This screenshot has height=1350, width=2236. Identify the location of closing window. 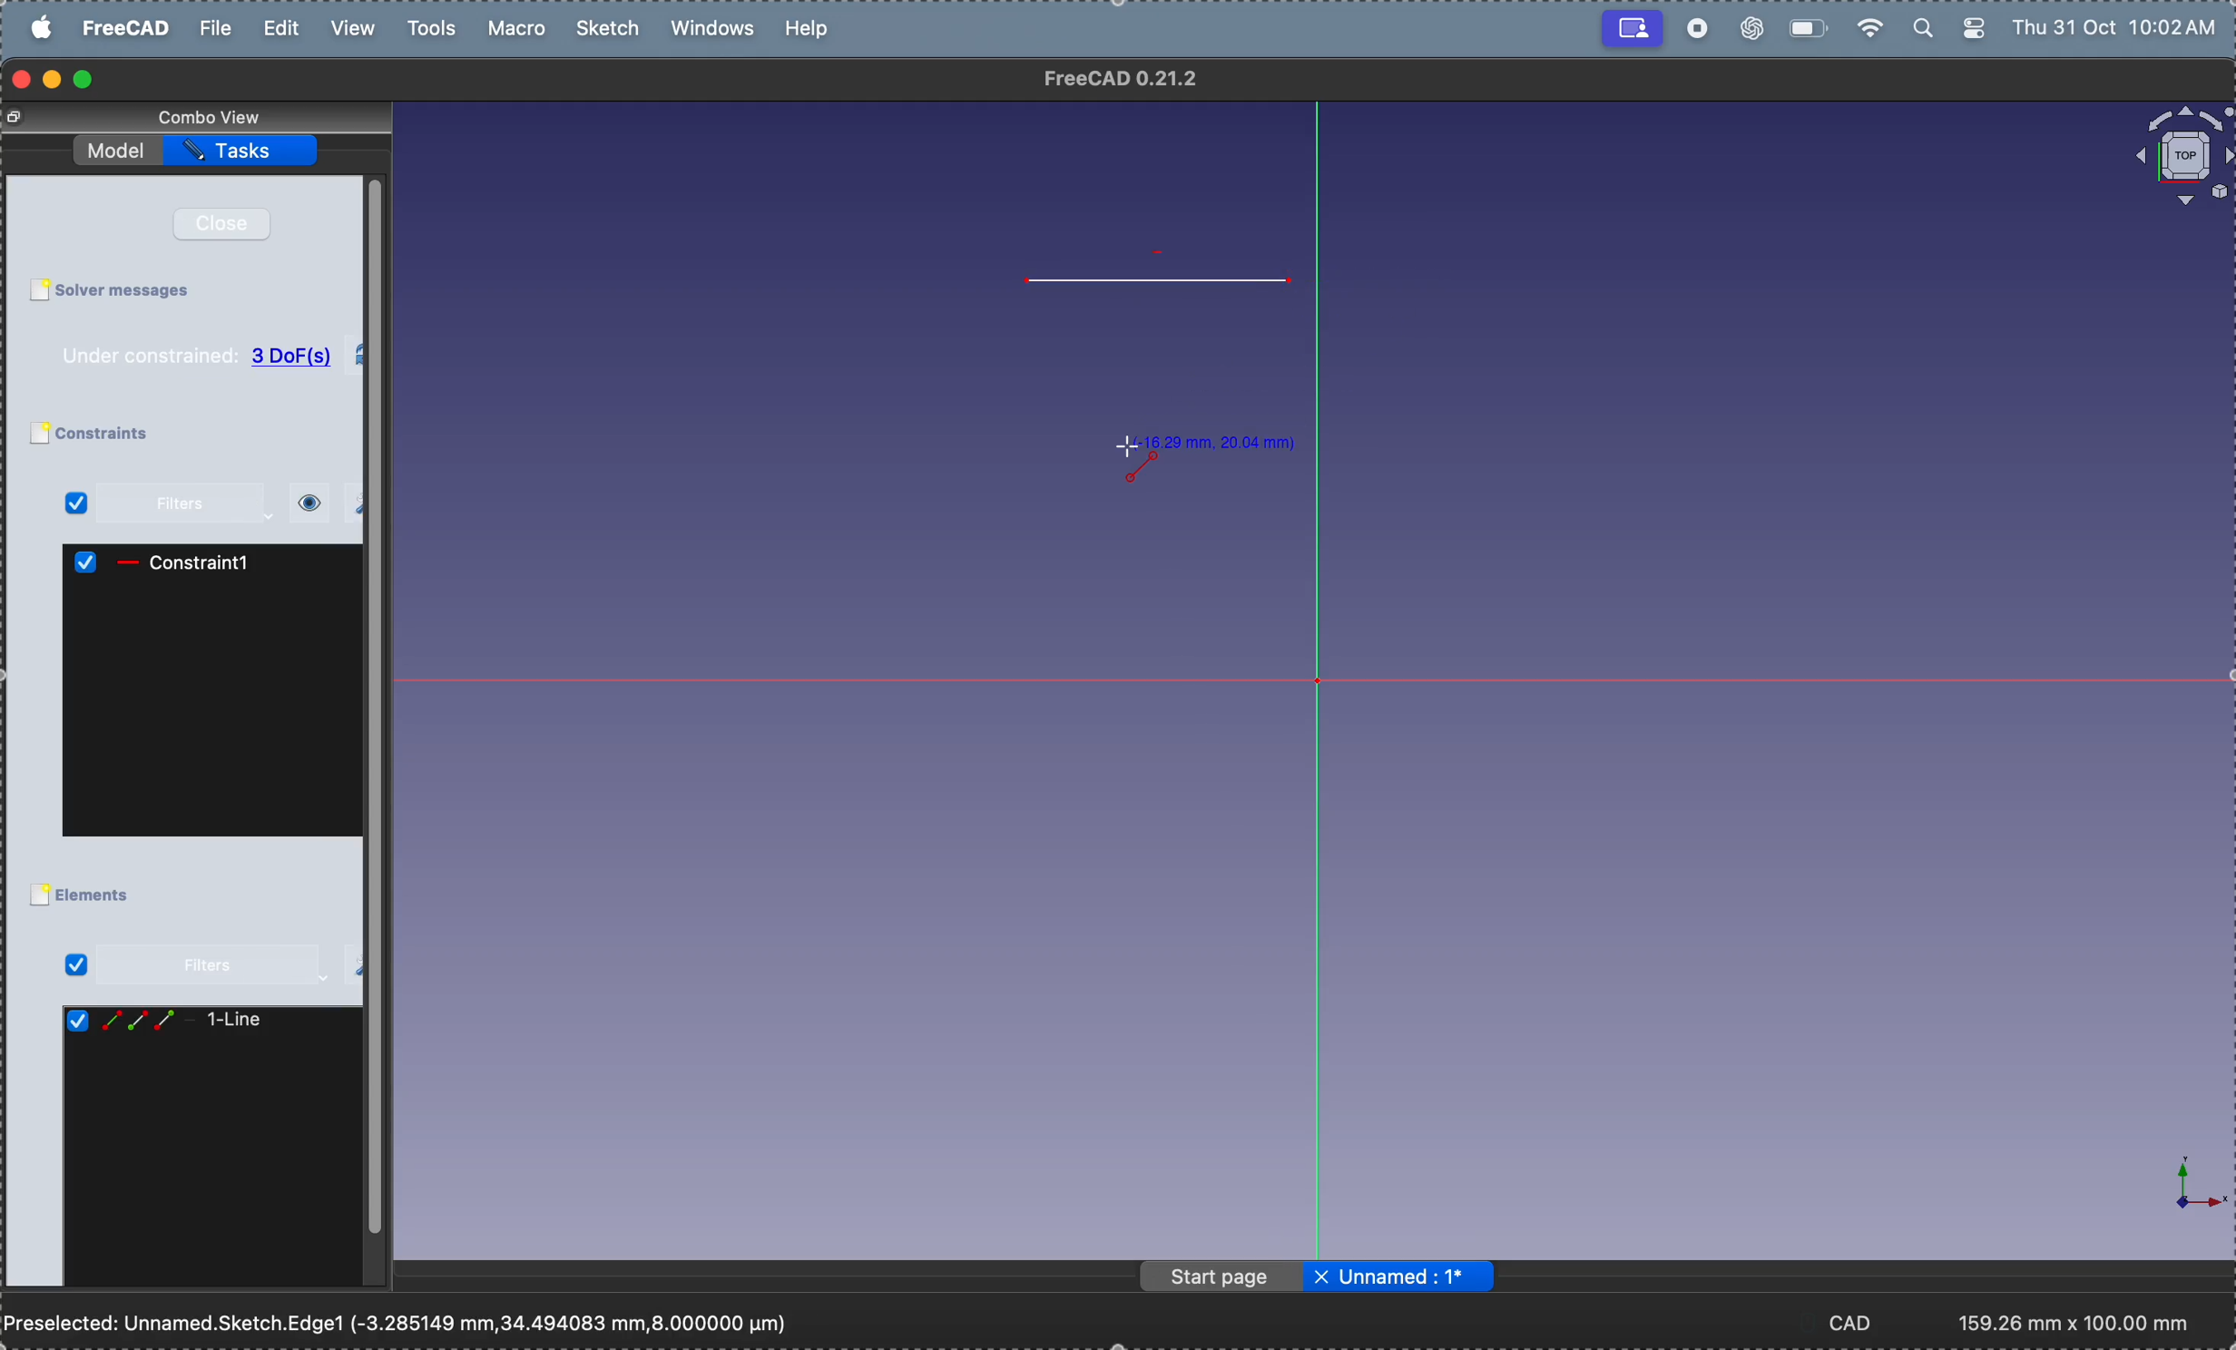
(22, 80).